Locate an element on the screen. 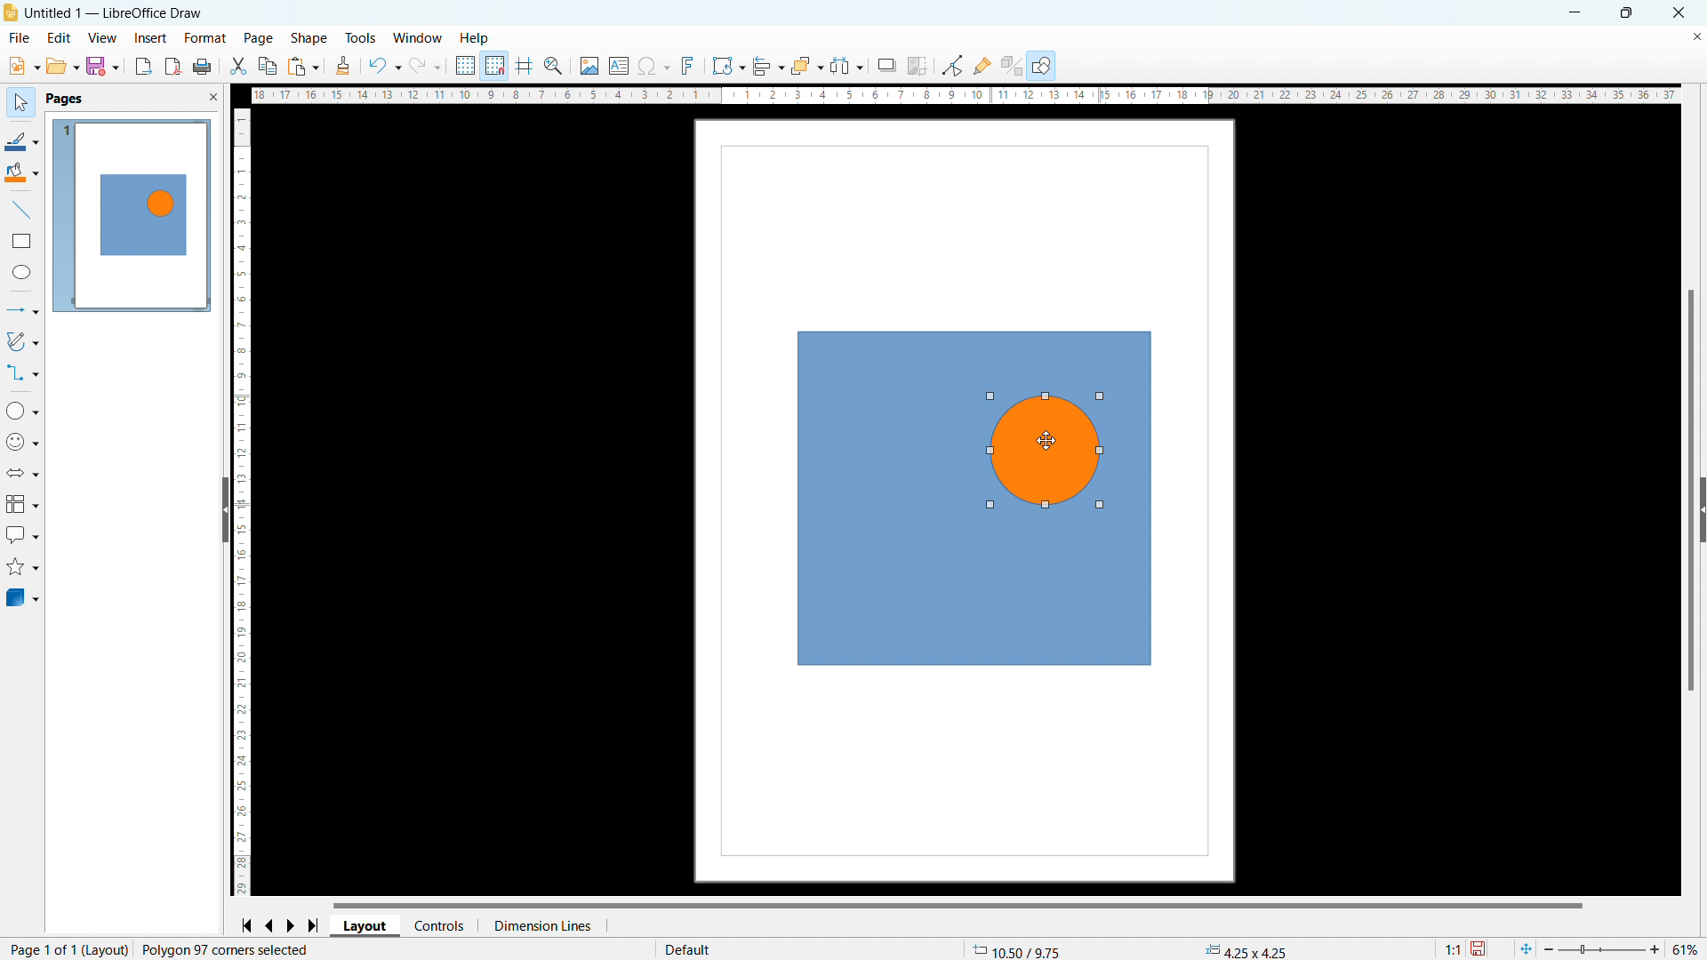  insert image is located at coordinates (589, 65).